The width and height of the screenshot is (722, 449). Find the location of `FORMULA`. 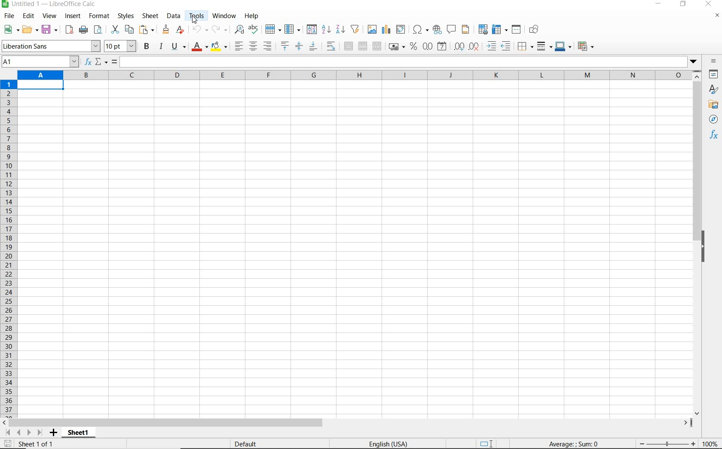

FORMULA is located at coordinates (571, 443).